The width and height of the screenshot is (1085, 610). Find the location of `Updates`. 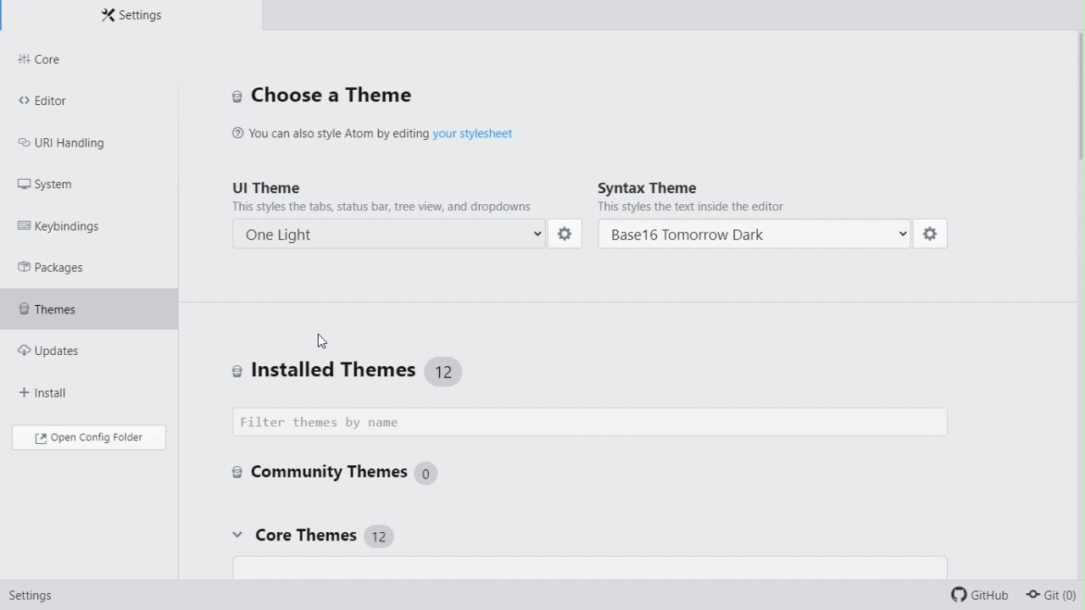

Updates is located at coordinates (63, 352).